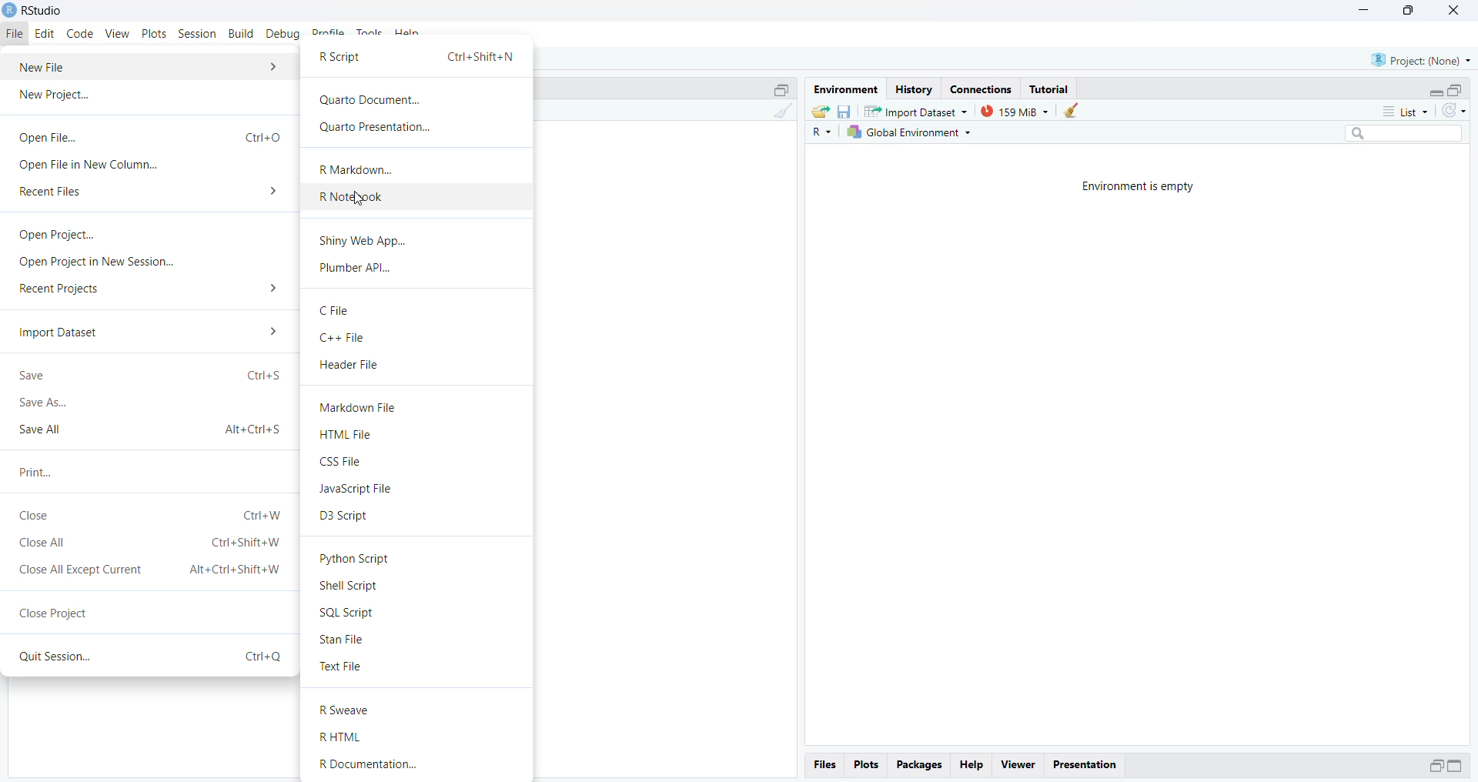 The width and height of the screenshot is (1478, 782). What do you see at coordinates (150, 516) in the screenshot?
I see `Close Ctrl+W` at bounding box center [150, 516].